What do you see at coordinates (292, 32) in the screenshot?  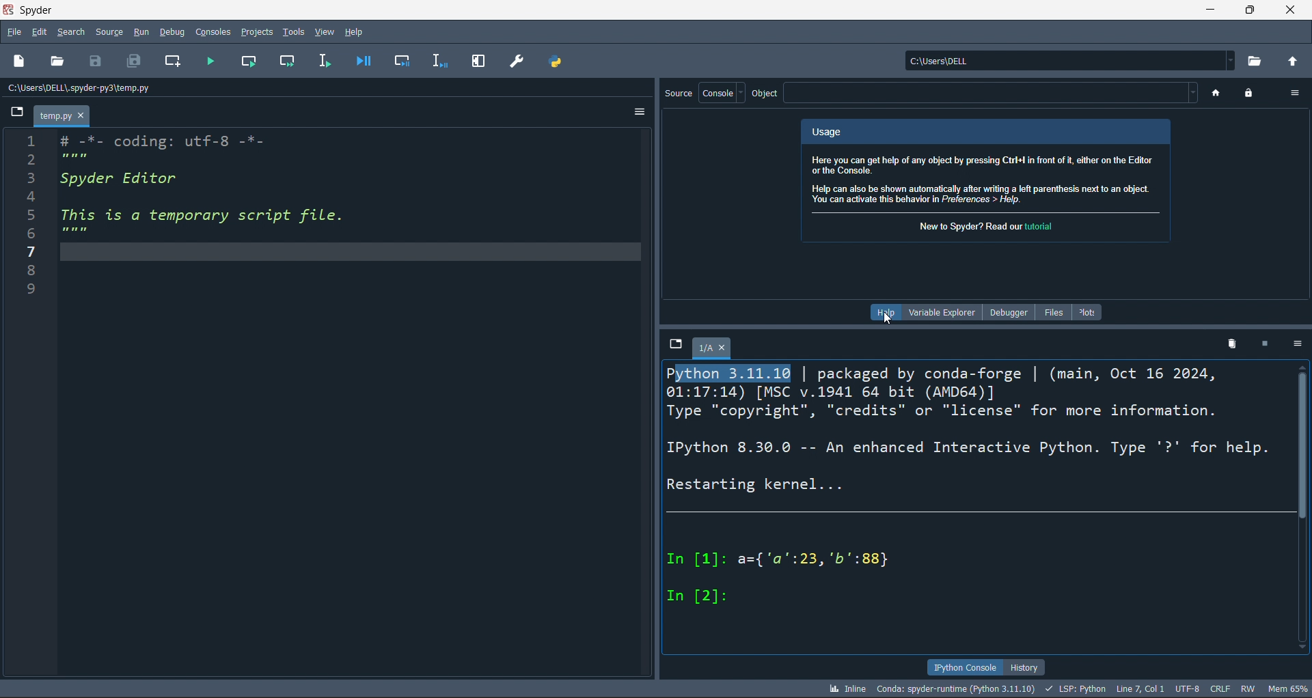 I see `tools` at bounding box center [292, 32].